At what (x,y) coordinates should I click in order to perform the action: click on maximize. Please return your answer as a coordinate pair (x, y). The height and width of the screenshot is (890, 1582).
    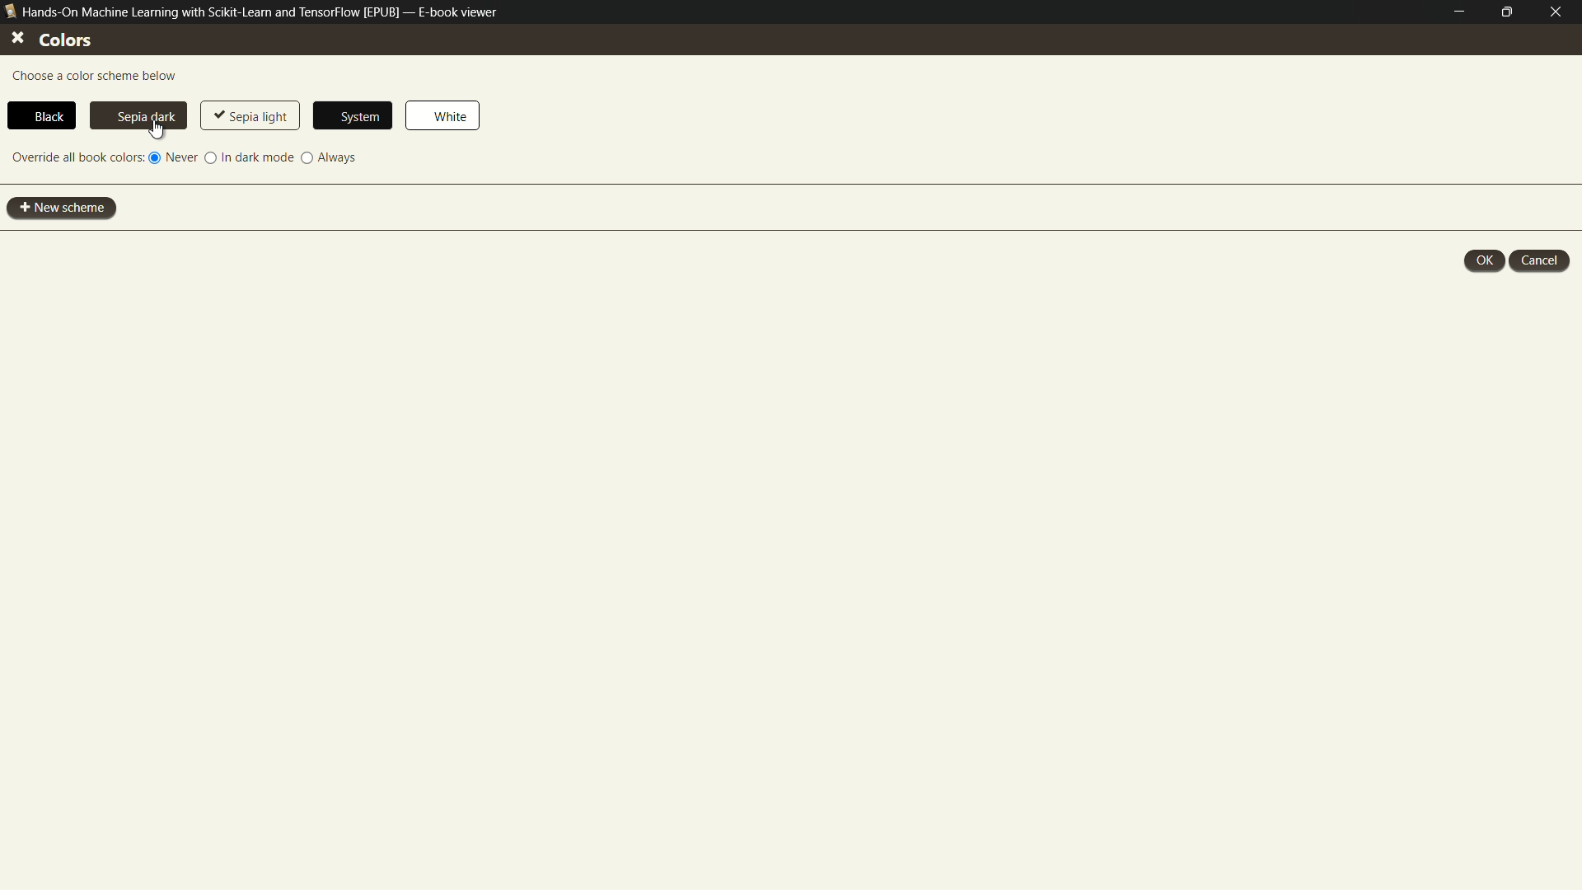
    Looking at the image, I should click on (1511, 12).